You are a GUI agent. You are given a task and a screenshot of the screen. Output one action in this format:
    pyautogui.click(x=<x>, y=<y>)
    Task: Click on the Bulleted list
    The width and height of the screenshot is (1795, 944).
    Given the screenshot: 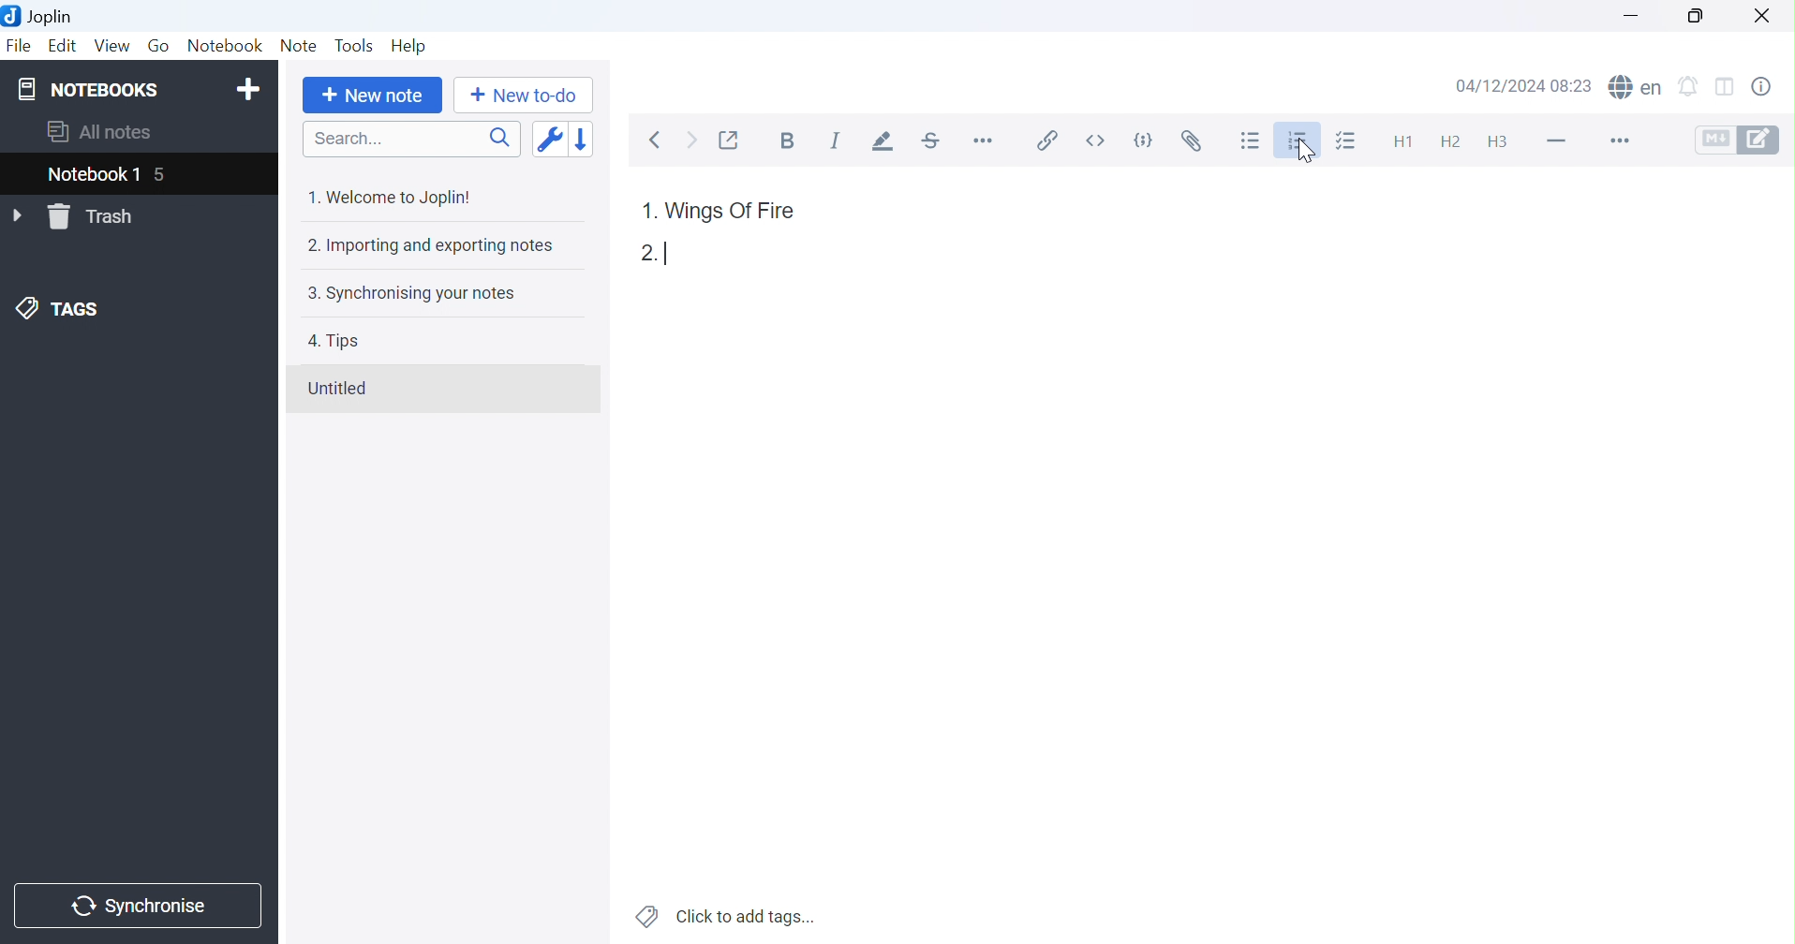 What is the action you would take?
    pyautogui.click(x=1251, y=143)
    